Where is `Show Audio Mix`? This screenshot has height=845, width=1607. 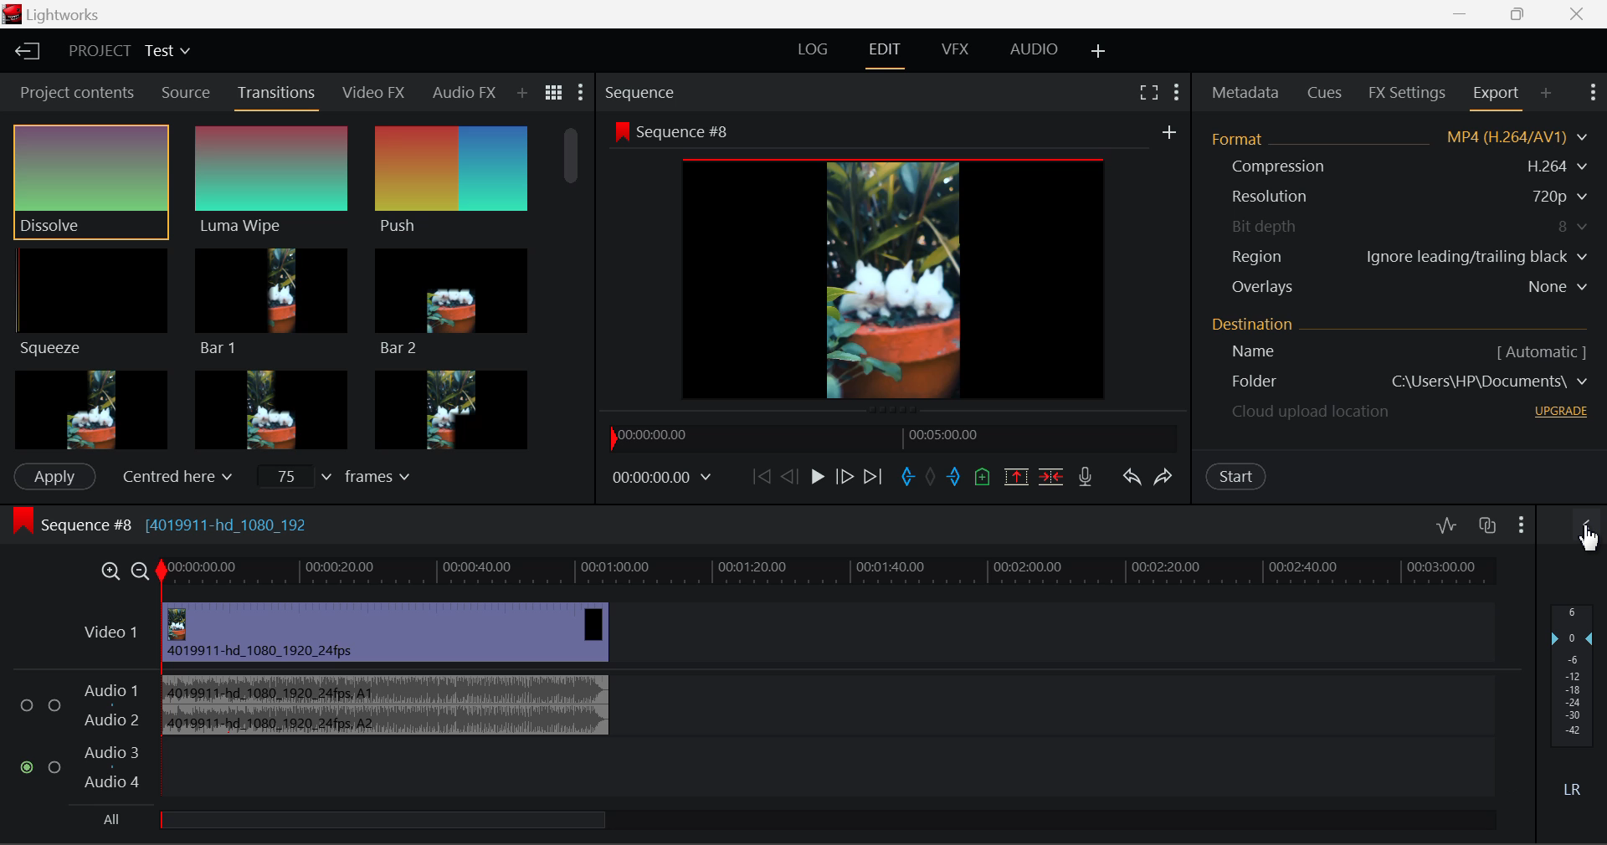
Show Audio Mix is located at coordinates (1586, 527).